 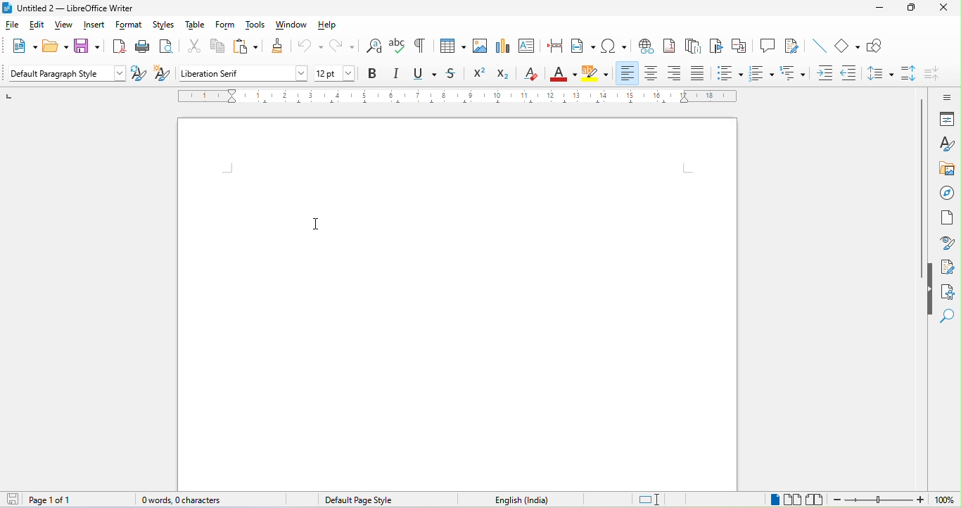 What do you see at coordinates (942, 96) in the screenshot?
I see `sidebar` at bounding box center [942, 96].